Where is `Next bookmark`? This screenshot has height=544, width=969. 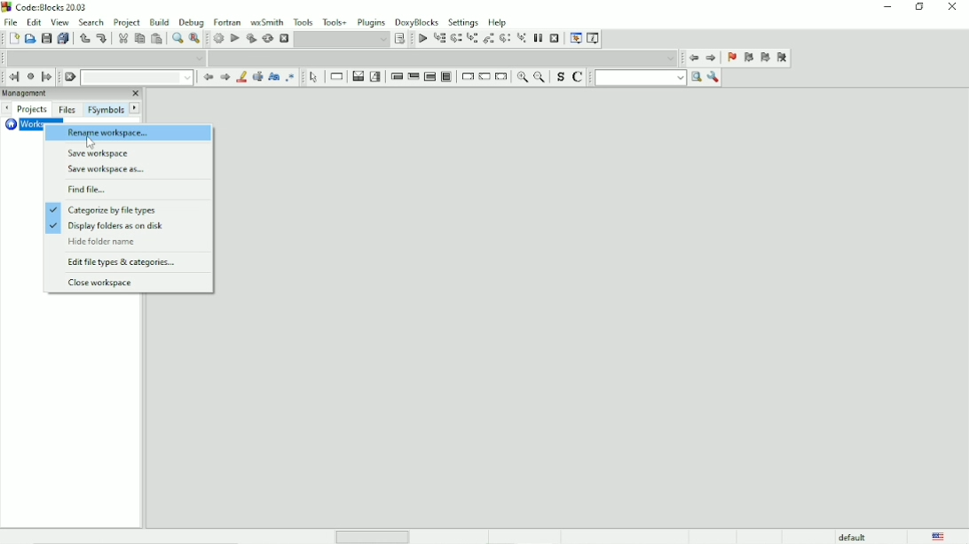
Next bookmark is located at coordinates (765, 58).